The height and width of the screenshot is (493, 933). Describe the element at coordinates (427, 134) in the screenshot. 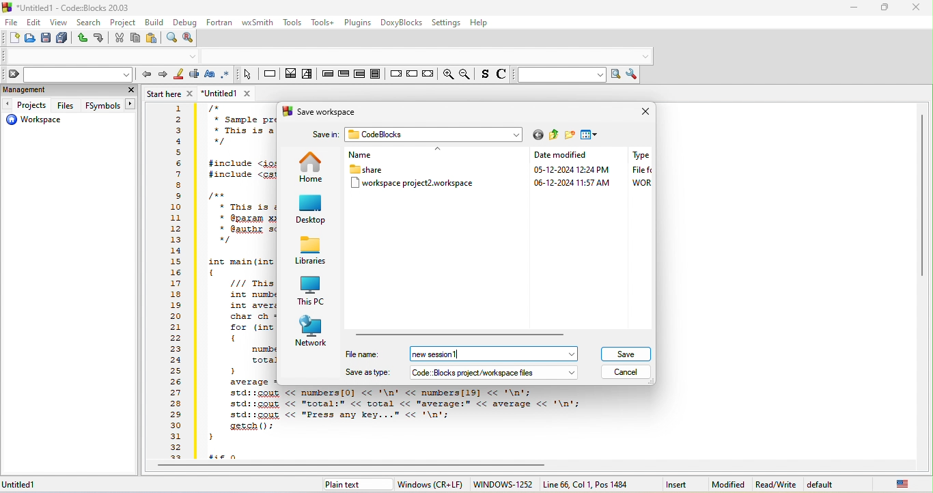

I see `codeblocks` at that location.